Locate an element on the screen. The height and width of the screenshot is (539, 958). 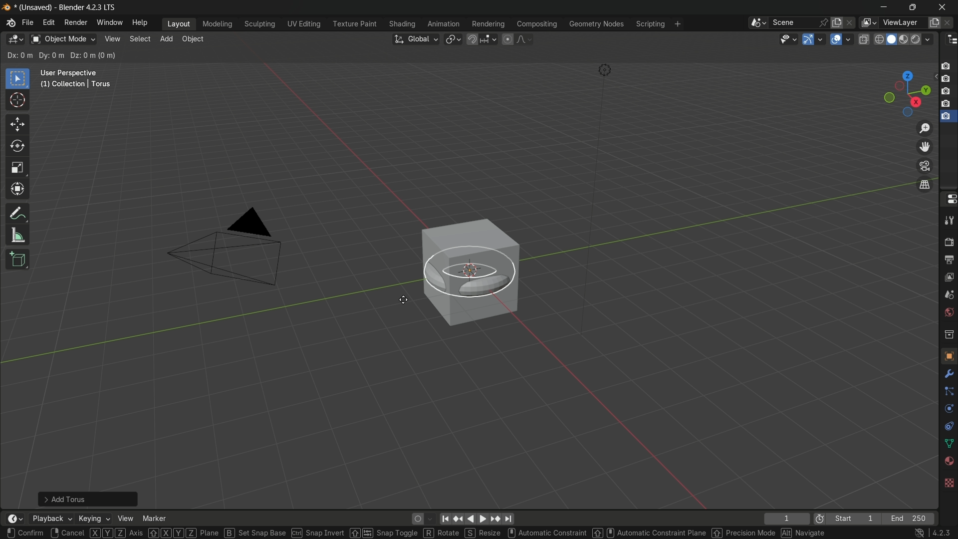
marker is located at coordinates (155, 518).